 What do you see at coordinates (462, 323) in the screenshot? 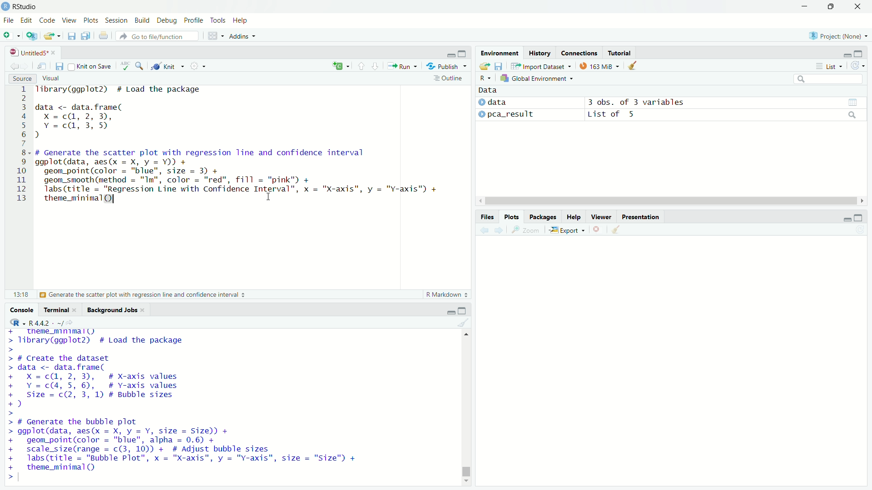
I see `Clear console` at bounding box center [462, 323].